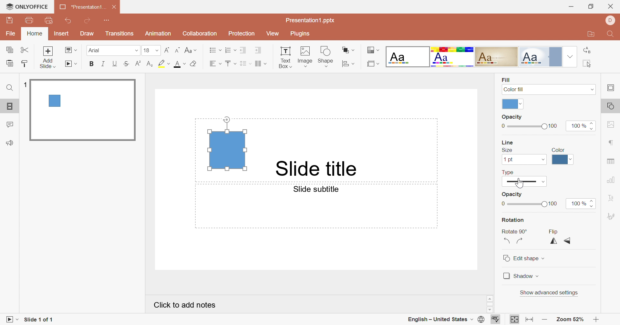  What do you see at coordinates (257, 50) in the screenshot?
I see `Increase Indent` at bounding box center [257, 50].